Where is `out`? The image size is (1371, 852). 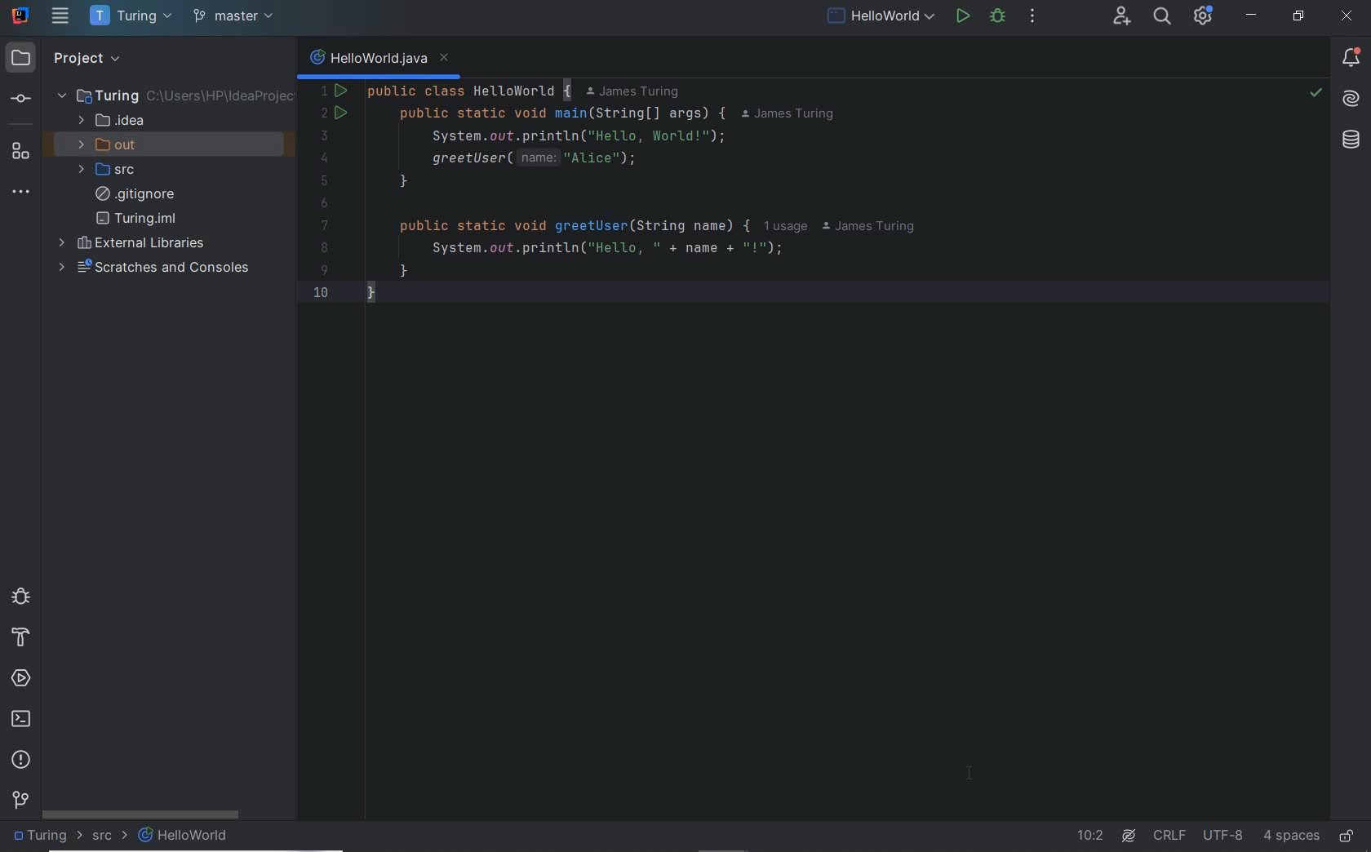 out is located at coordinates (113, 144).